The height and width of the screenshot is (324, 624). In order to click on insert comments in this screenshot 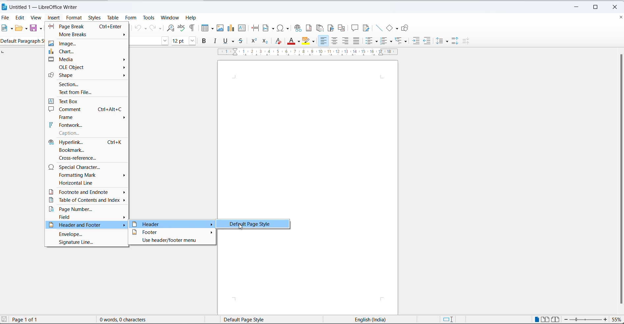, I will do `click(355, 28)`.